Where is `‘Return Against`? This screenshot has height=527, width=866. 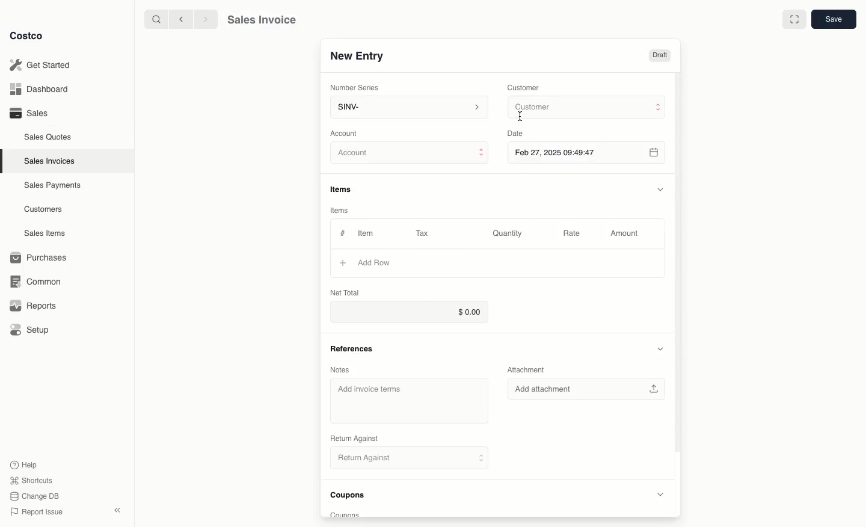 ‘Return Against is located at coordinates (353, 439).